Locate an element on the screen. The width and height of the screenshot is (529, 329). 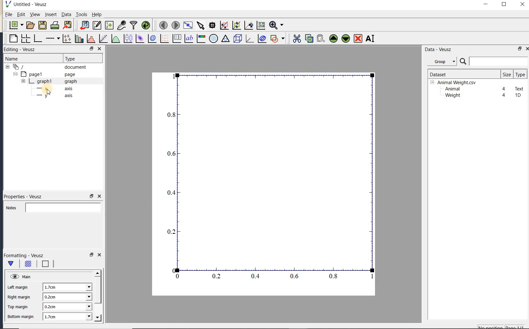
move to the next page is located at coordinates (175, 25).